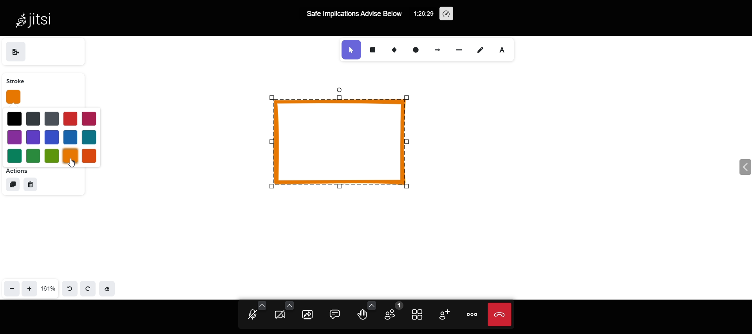 The width and height of the screenshot is (752, 334). I want to click on red, so click(91, 156).